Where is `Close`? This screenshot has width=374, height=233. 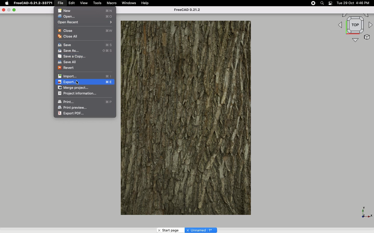
Close is located at coordinates (4, 10).